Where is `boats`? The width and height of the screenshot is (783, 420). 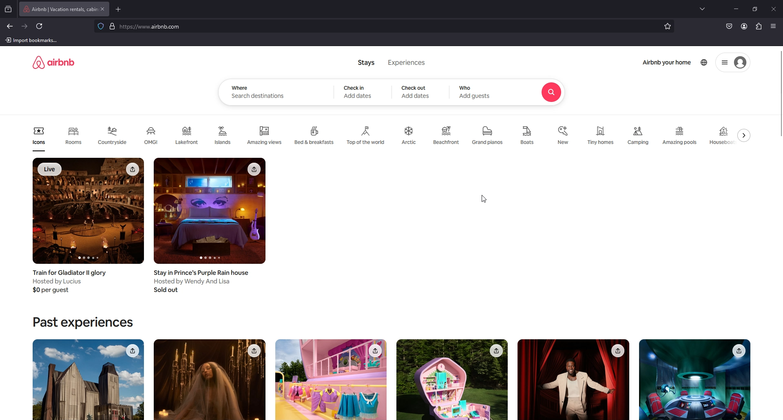 boats is located at coordinates (529, 135).